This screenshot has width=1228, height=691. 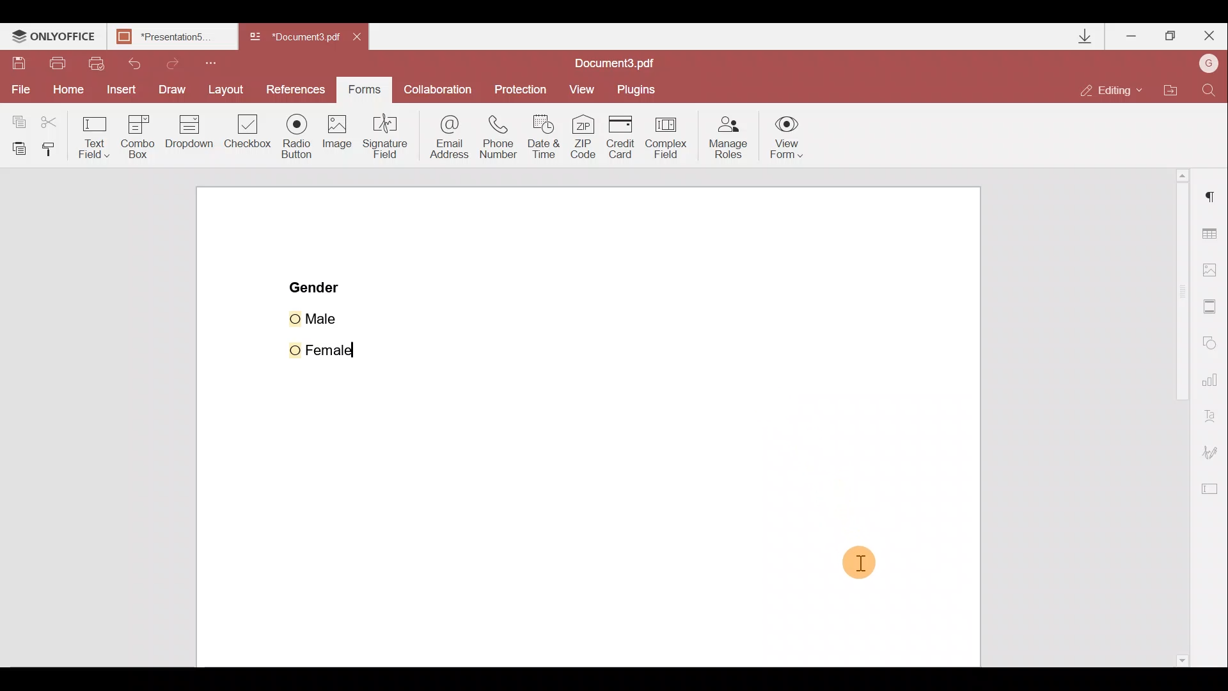 I want to click on Form settings, so click(x=1213, y=492).